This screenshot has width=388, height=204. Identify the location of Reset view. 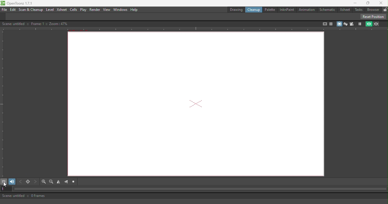
(73, 182).